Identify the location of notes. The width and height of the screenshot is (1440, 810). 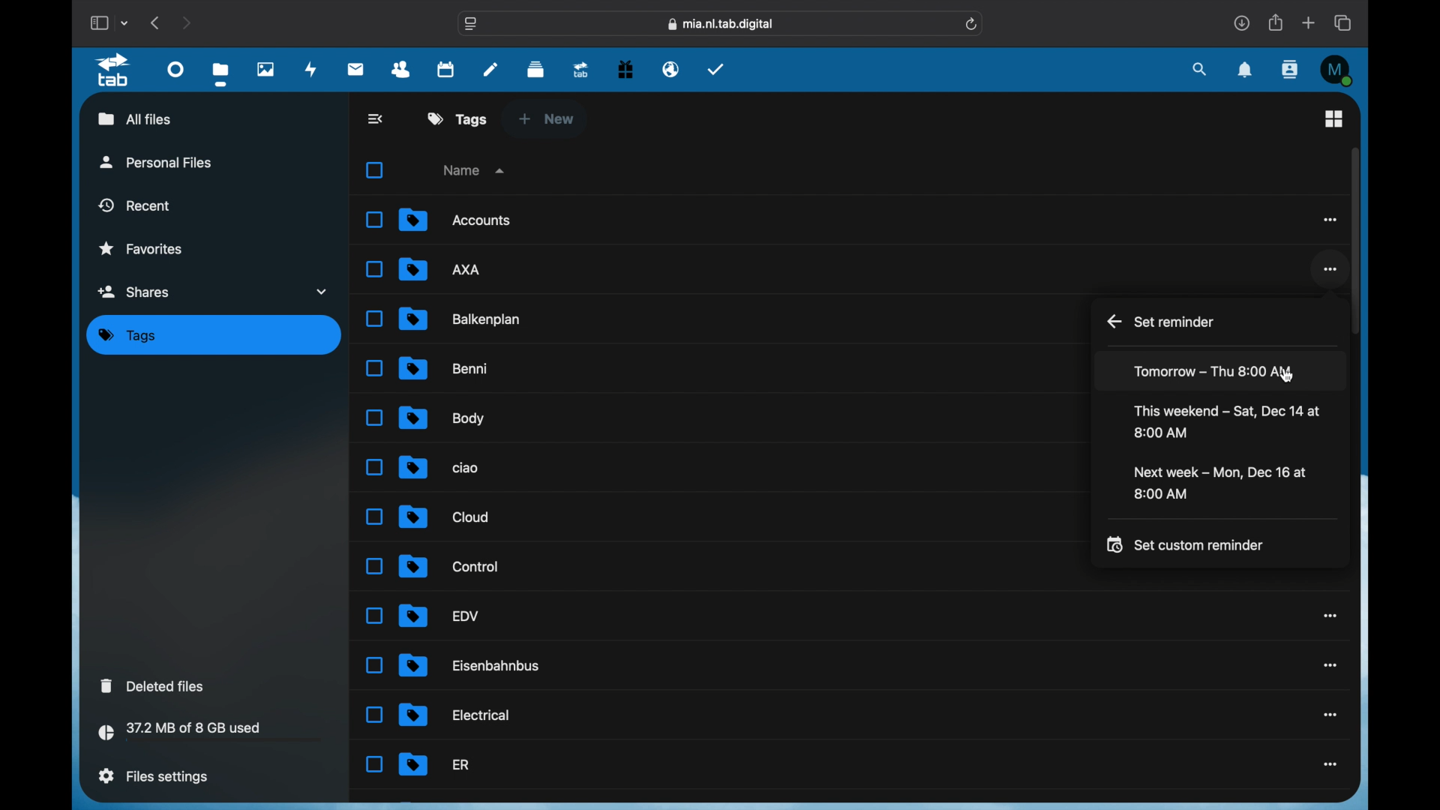
(490, 69).